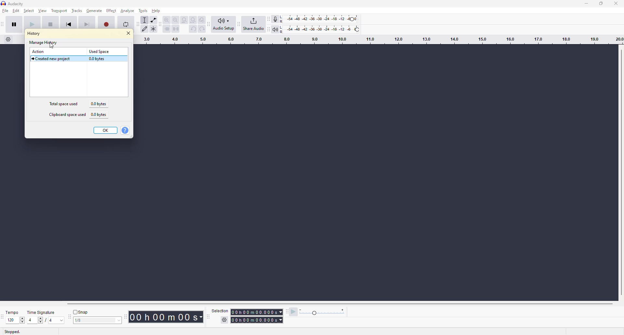 This screenshot has height=335, width=624. What do you see at coordinates (98, 59) in the screenshot?
I see `0.0 bytes` at bounding box center [98, 59].